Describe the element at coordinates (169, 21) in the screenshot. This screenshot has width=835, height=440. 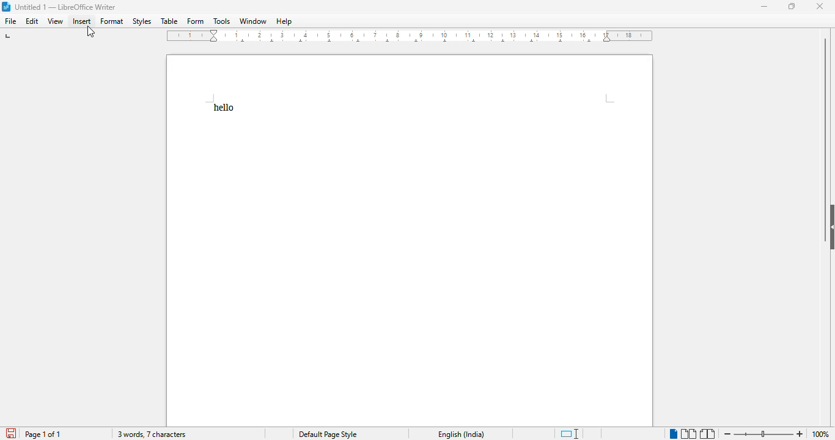
I see `table` at that location.